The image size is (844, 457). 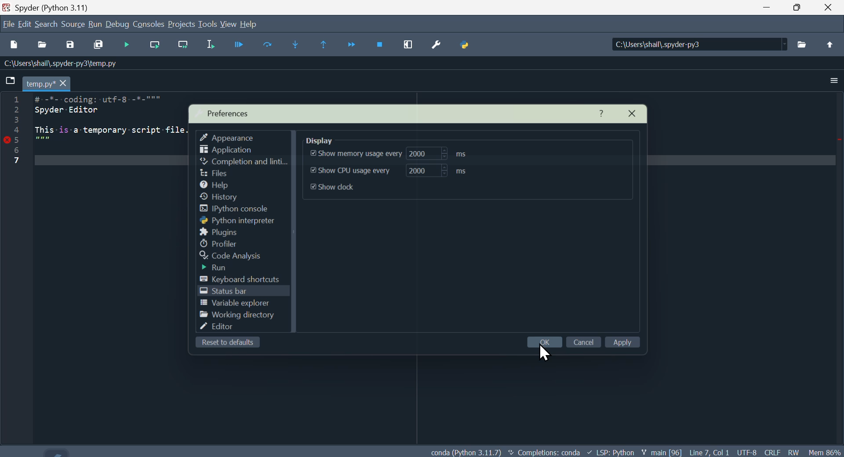 What do you see at coordinates (213, 172) in the screenshot?
I see `file` at bounding box center [213, 172].